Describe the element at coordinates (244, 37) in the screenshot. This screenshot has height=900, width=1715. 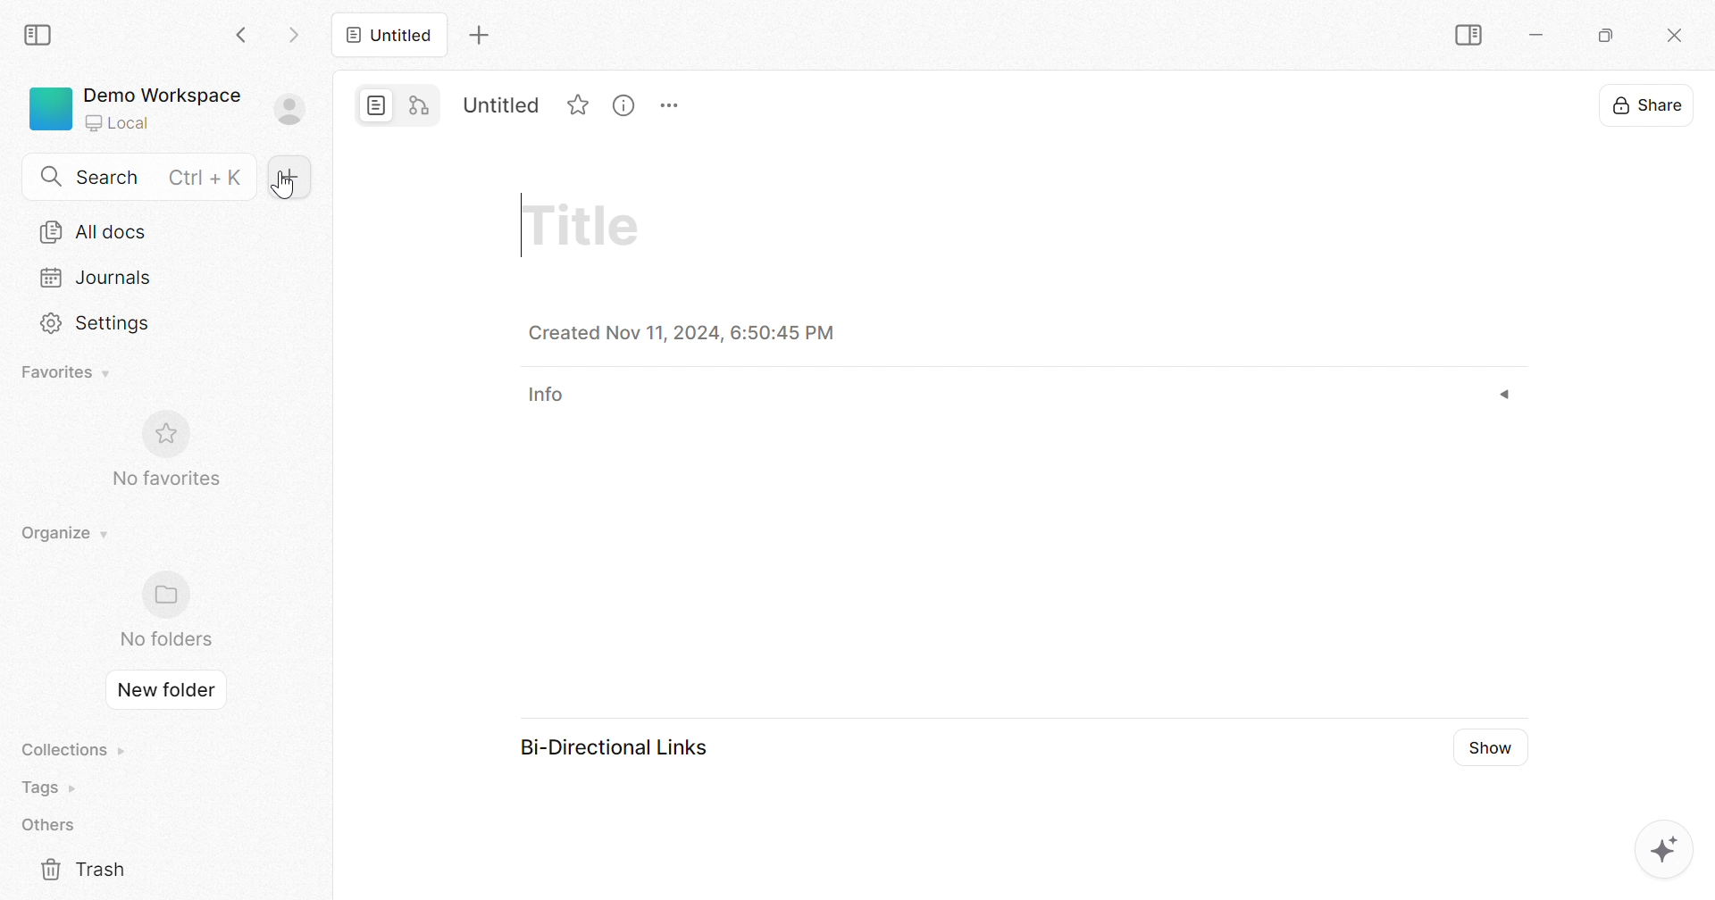
I see `Back` at that location.